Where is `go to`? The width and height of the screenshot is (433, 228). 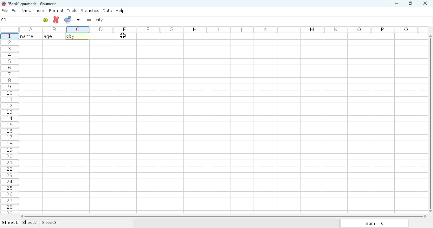
go to is located at coordinates (45, 20).